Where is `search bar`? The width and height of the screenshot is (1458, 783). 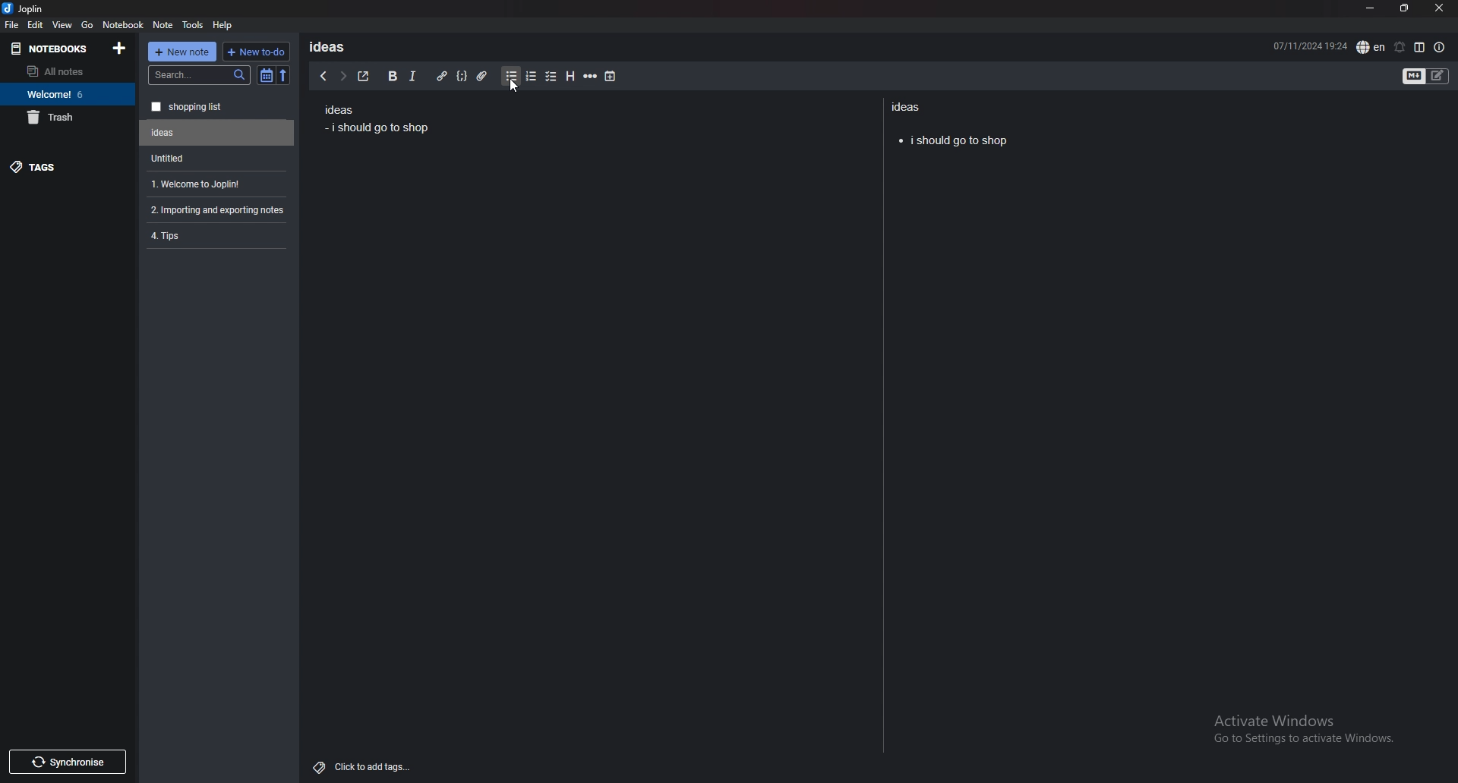
search bar is located at coordinates (200, 75).